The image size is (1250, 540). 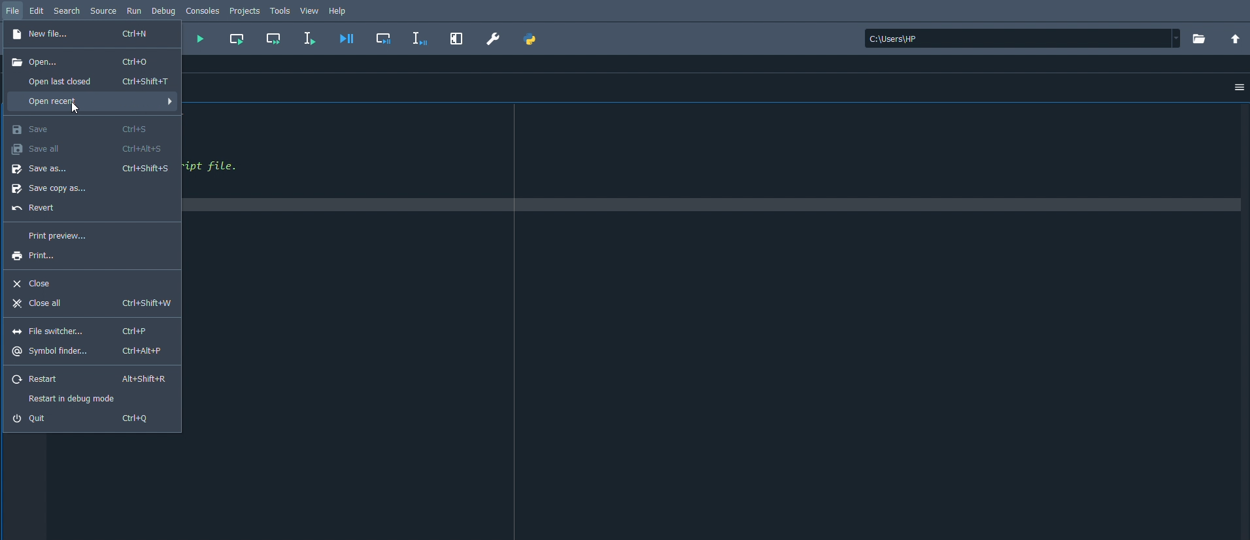 What do you see at coordinates (76, 398) in the screenshot?
I see `Restart in debug mode` at bounding box center [76, 398].